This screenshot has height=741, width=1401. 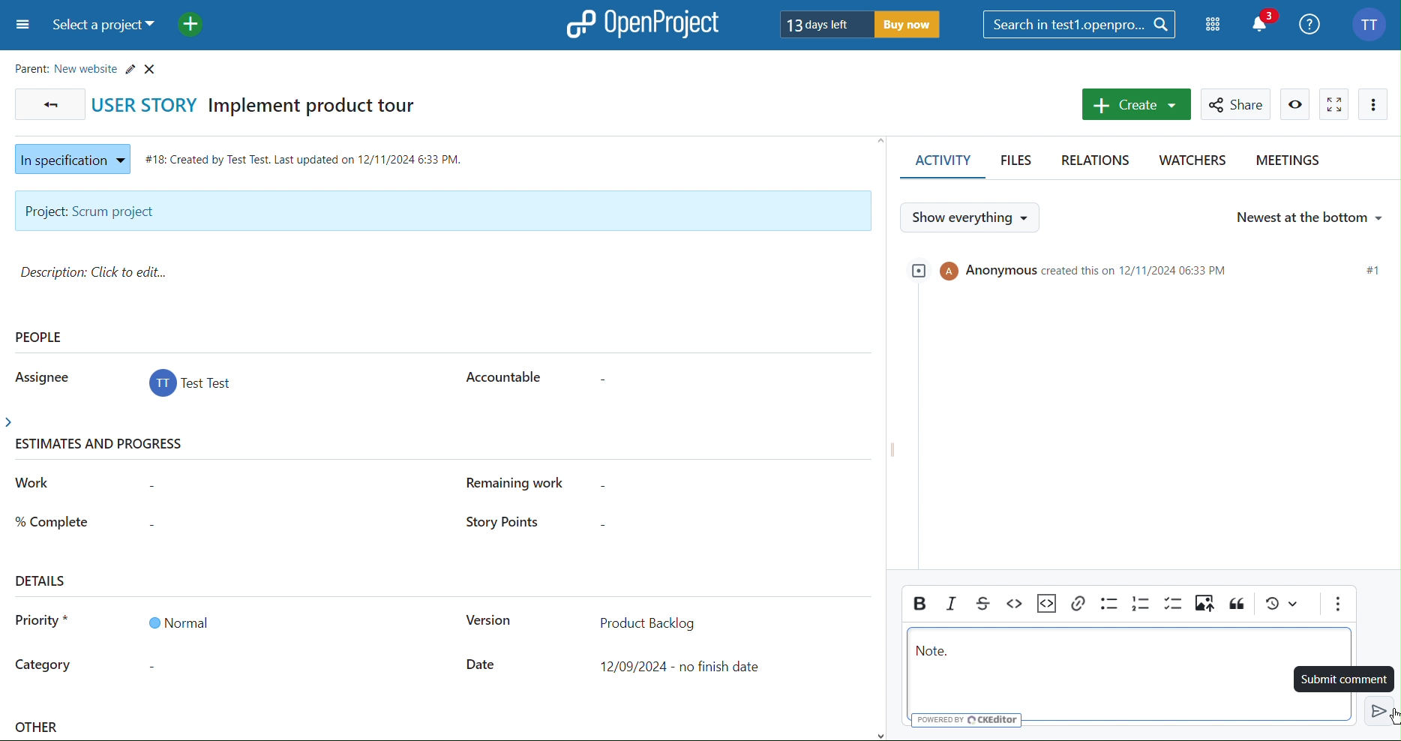 What do you see at coordinates (193, 385) in the screenshot?
I see `Account` at bounding box center [193, 385].